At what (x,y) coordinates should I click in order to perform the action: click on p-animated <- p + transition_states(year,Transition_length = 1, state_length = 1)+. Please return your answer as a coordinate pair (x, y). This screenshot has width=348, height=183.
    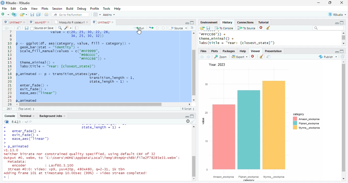
    Looking at the image, I should click on (77, 77).